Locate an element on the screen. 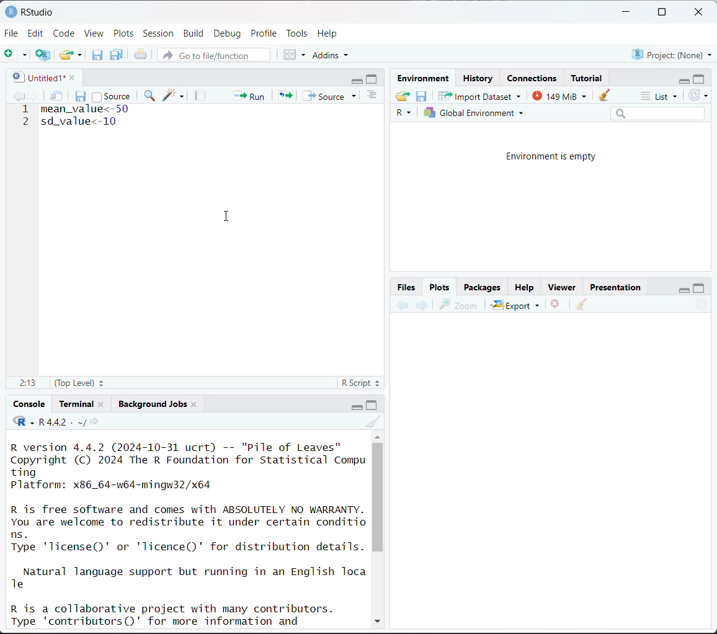  new file is located at coordinates (16, 55).